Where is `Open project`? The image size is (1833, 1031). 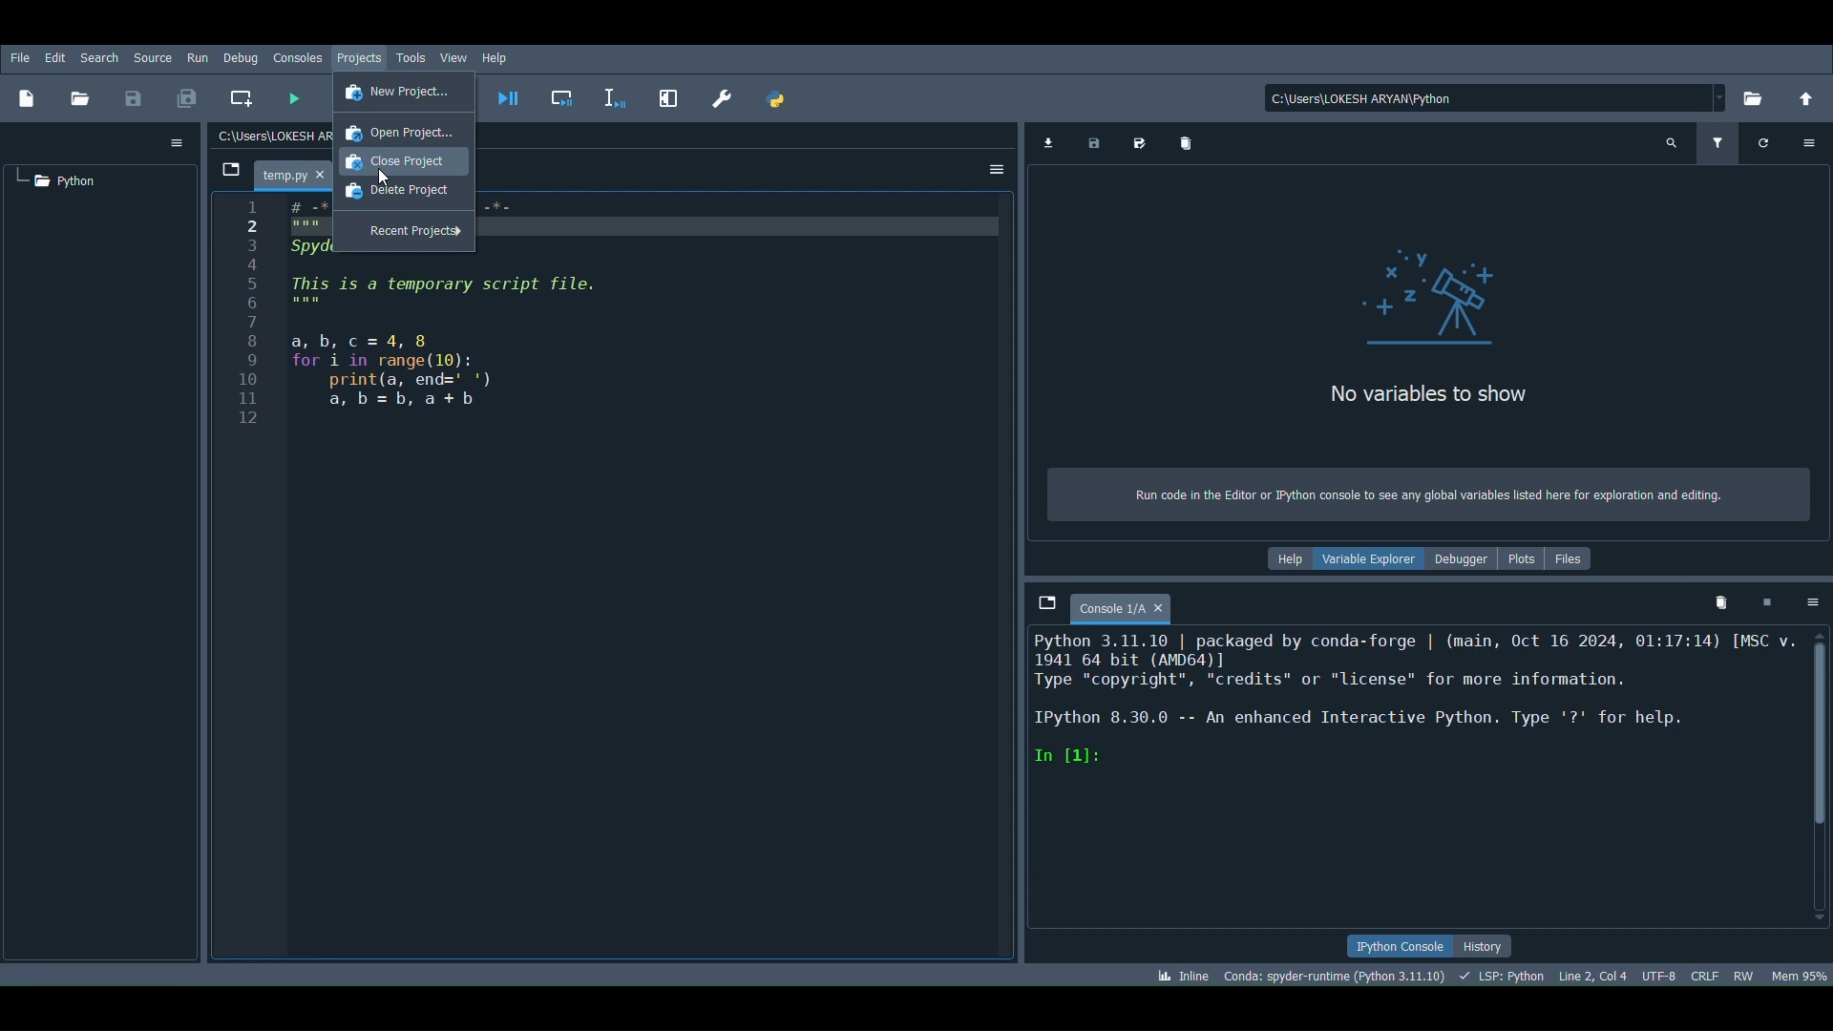 Open project is located at coordinates (399, 129).